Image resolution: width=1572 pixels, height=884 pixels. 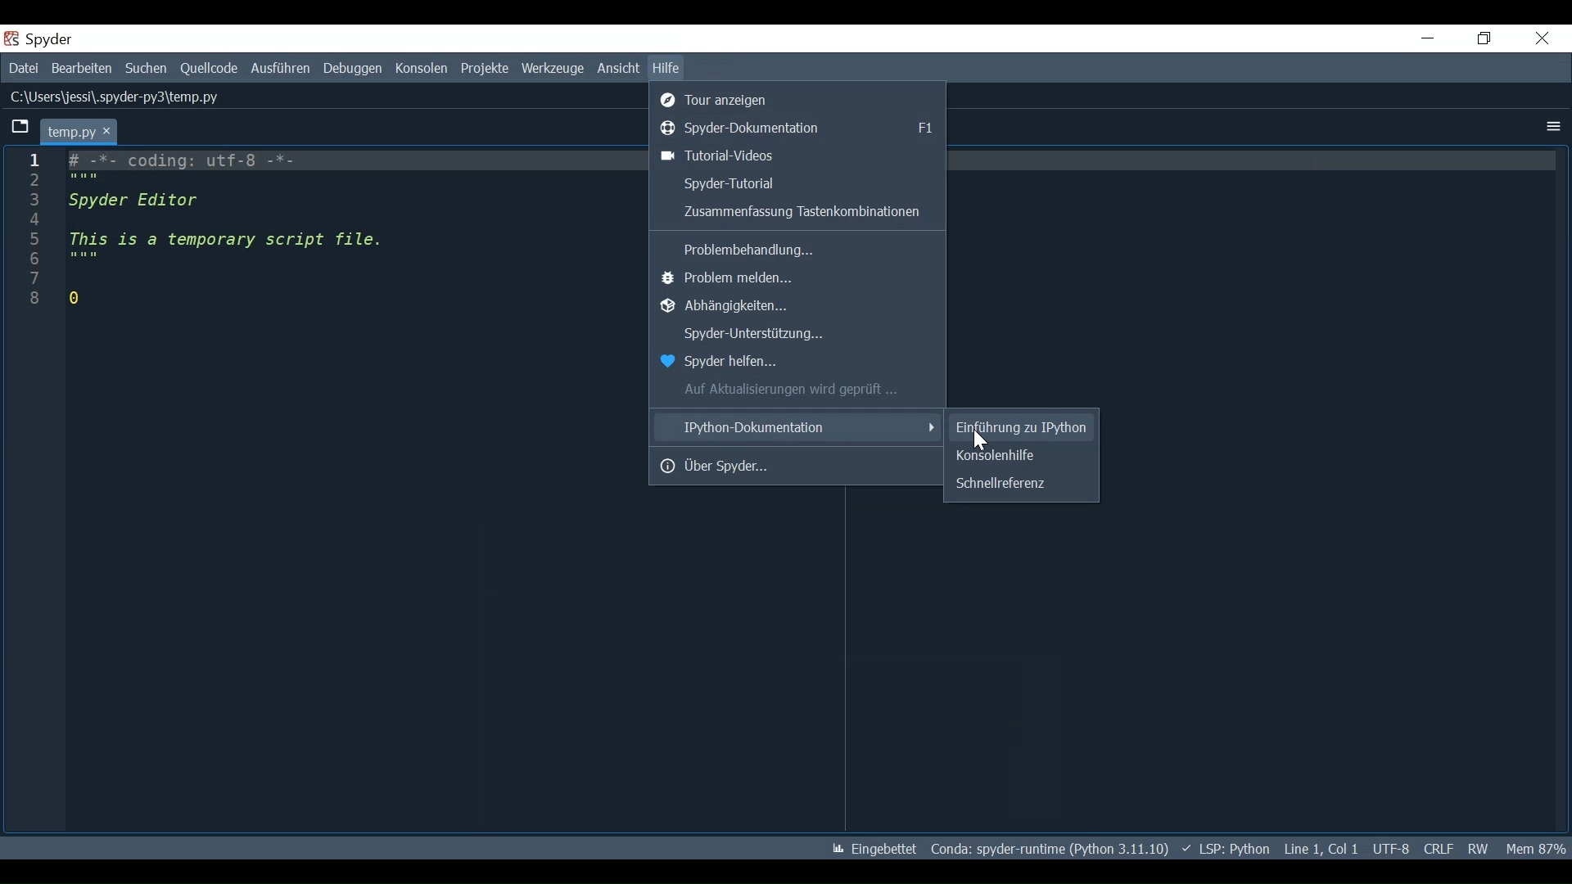 I want to click on View, so click(x=617, y=69).